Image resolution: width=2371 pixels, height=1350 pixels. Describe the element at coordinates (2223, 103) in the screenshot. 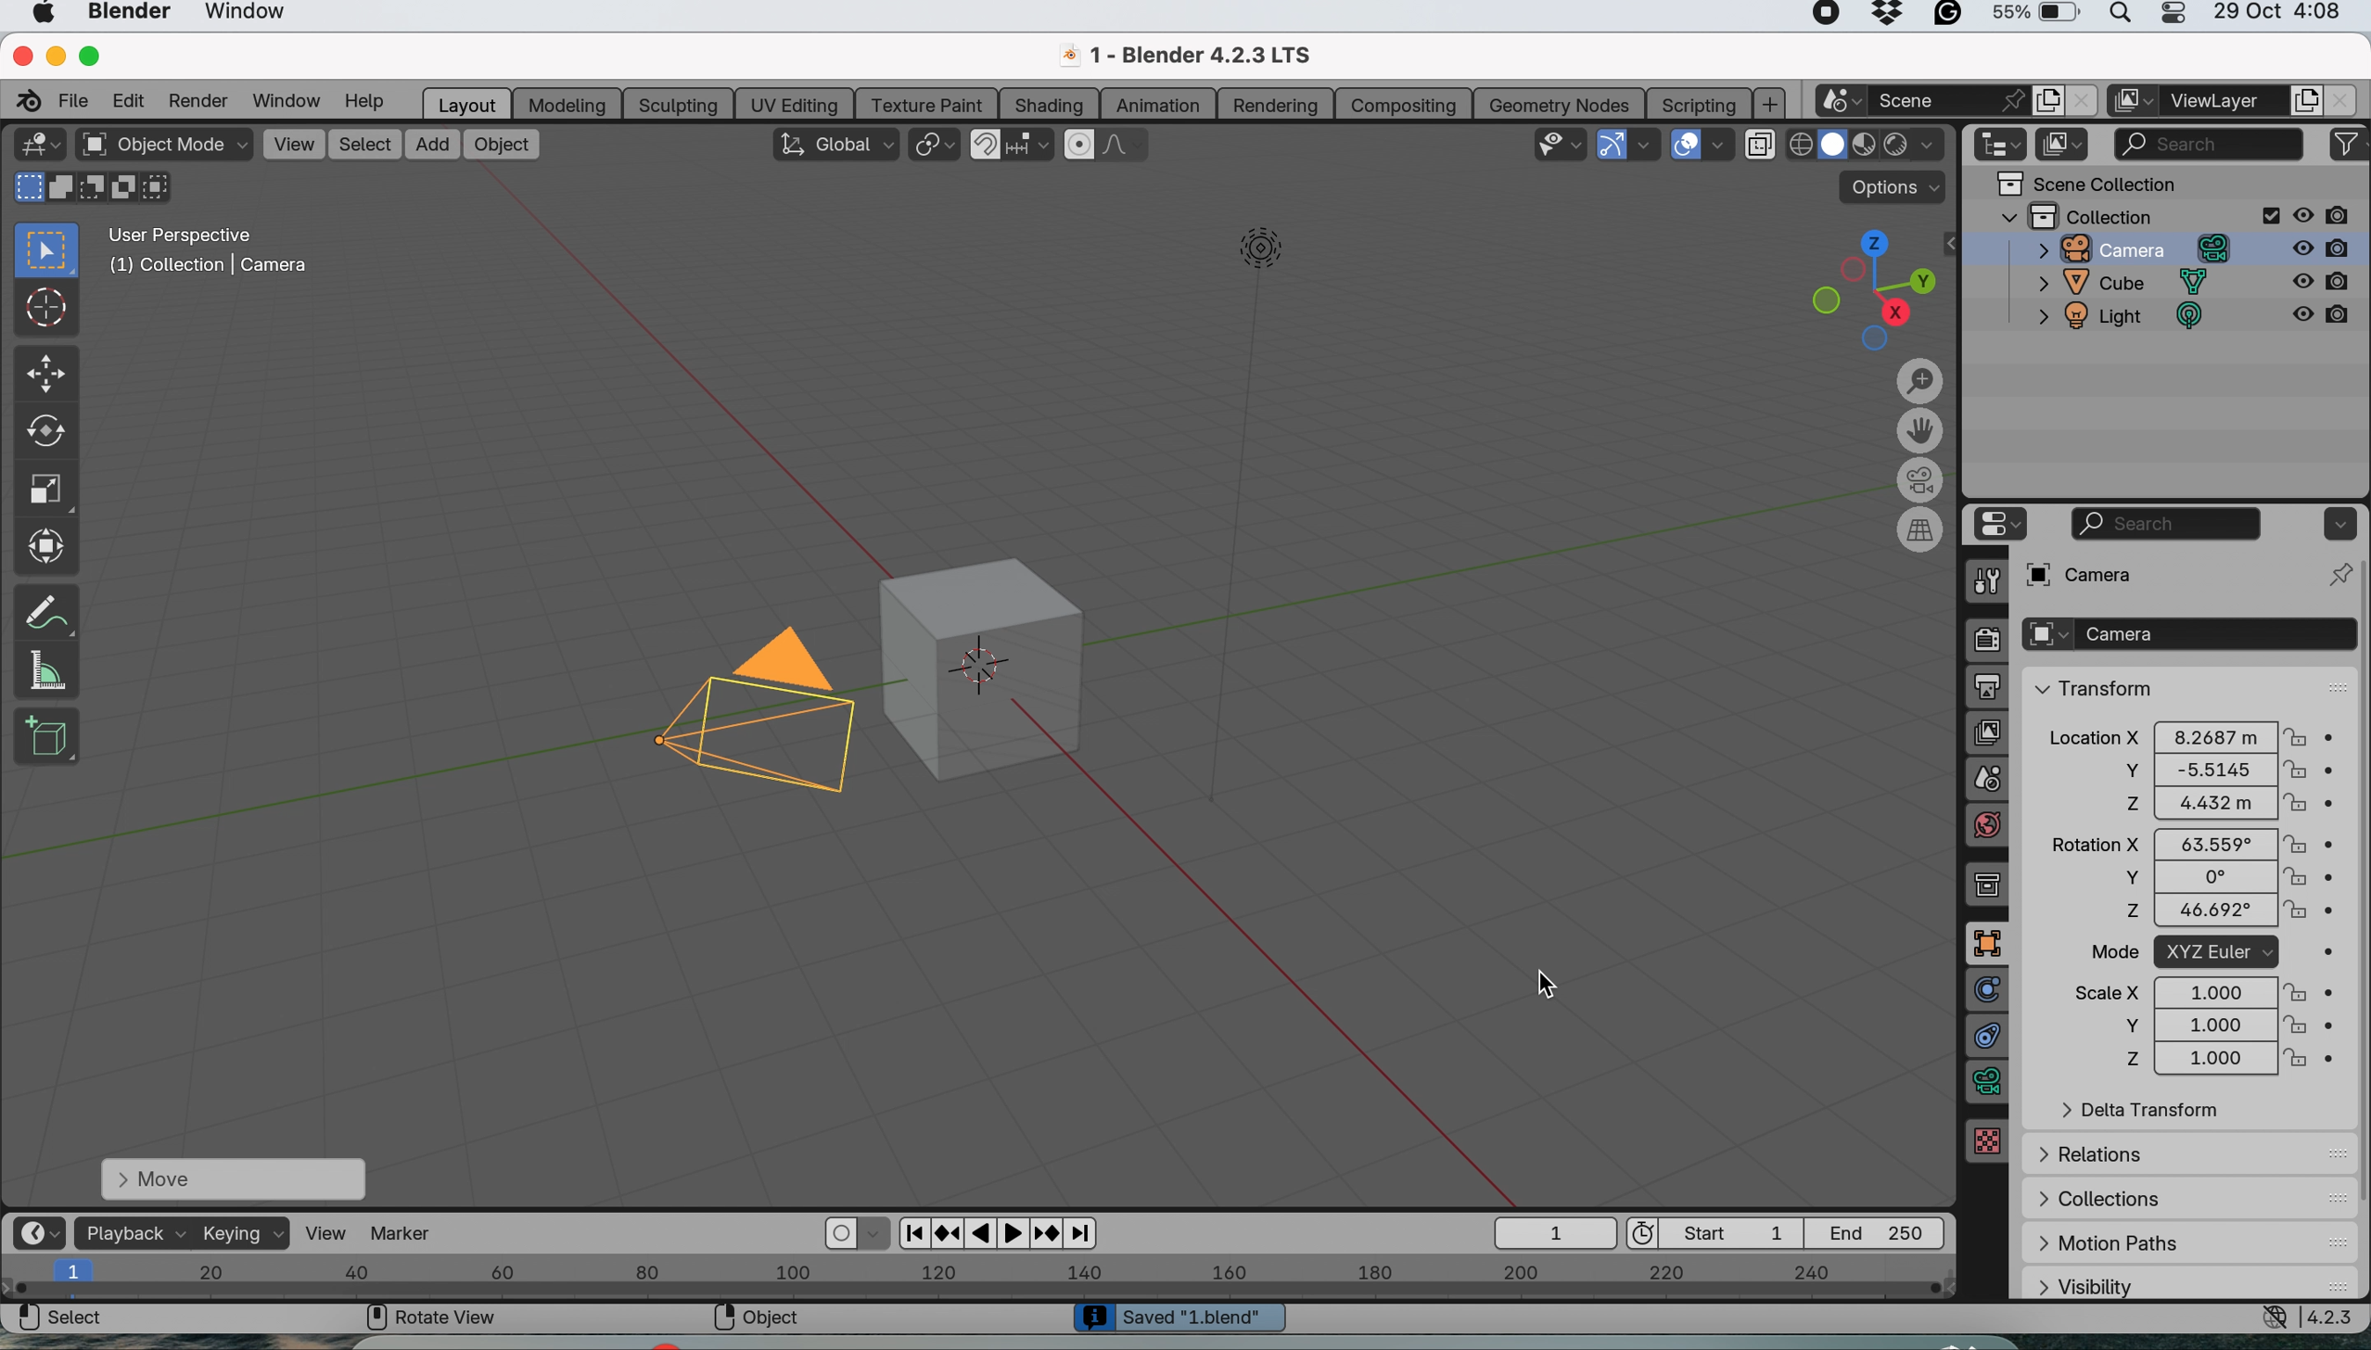

I see `view layer` at that location.